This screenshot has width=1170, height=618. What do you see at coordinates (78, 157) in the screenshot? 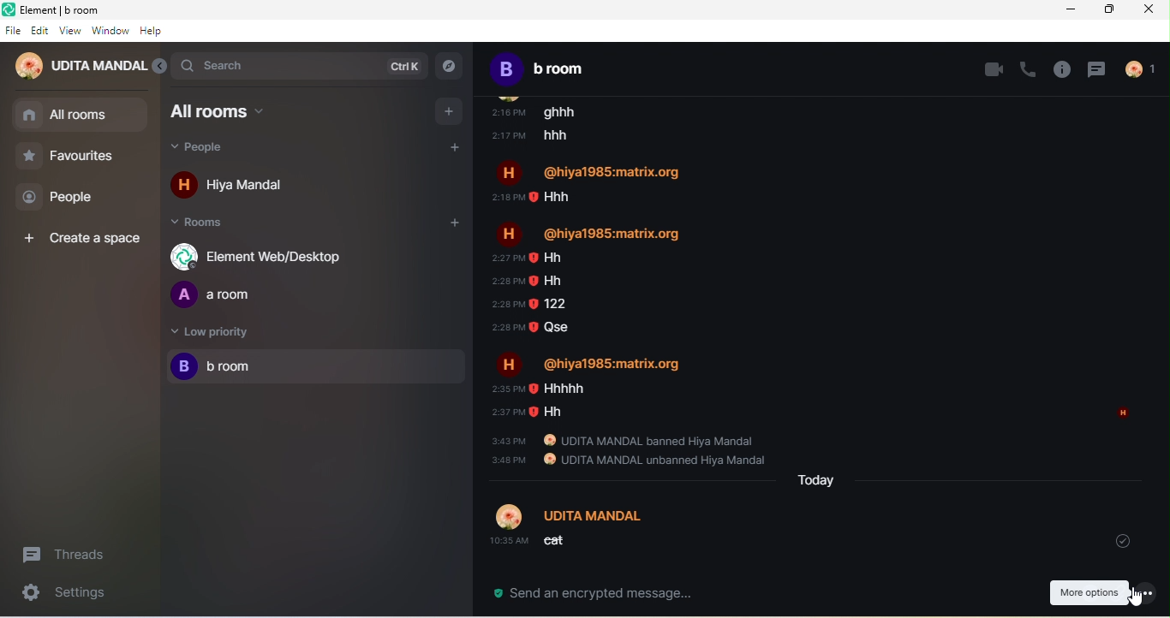
I see `favourites` at bounding box center [78, 157].